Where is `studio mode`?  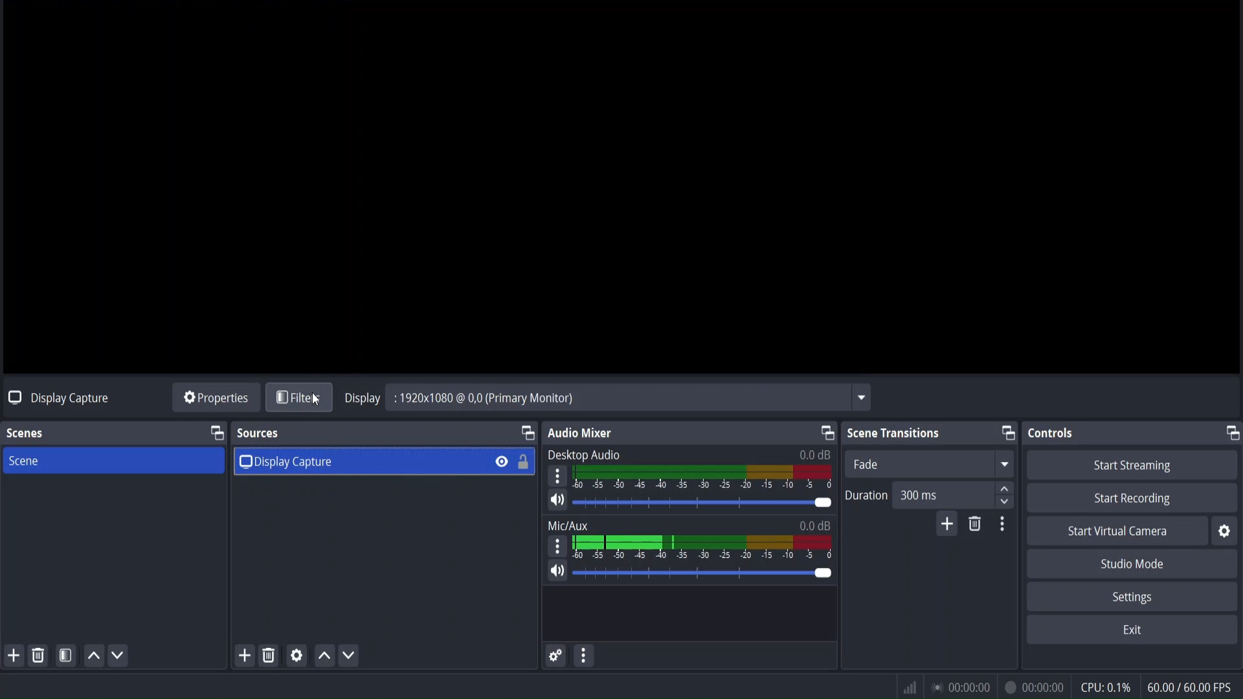 studio mode is located at coordinates (1135, 564).